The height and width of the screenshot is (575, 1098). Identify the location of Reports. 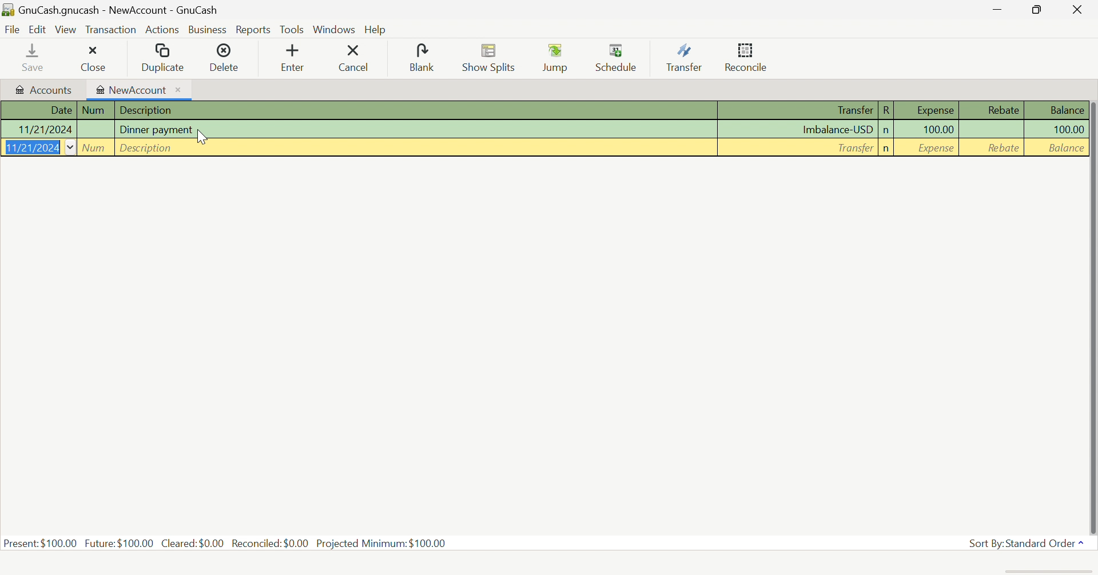
(253, 31).